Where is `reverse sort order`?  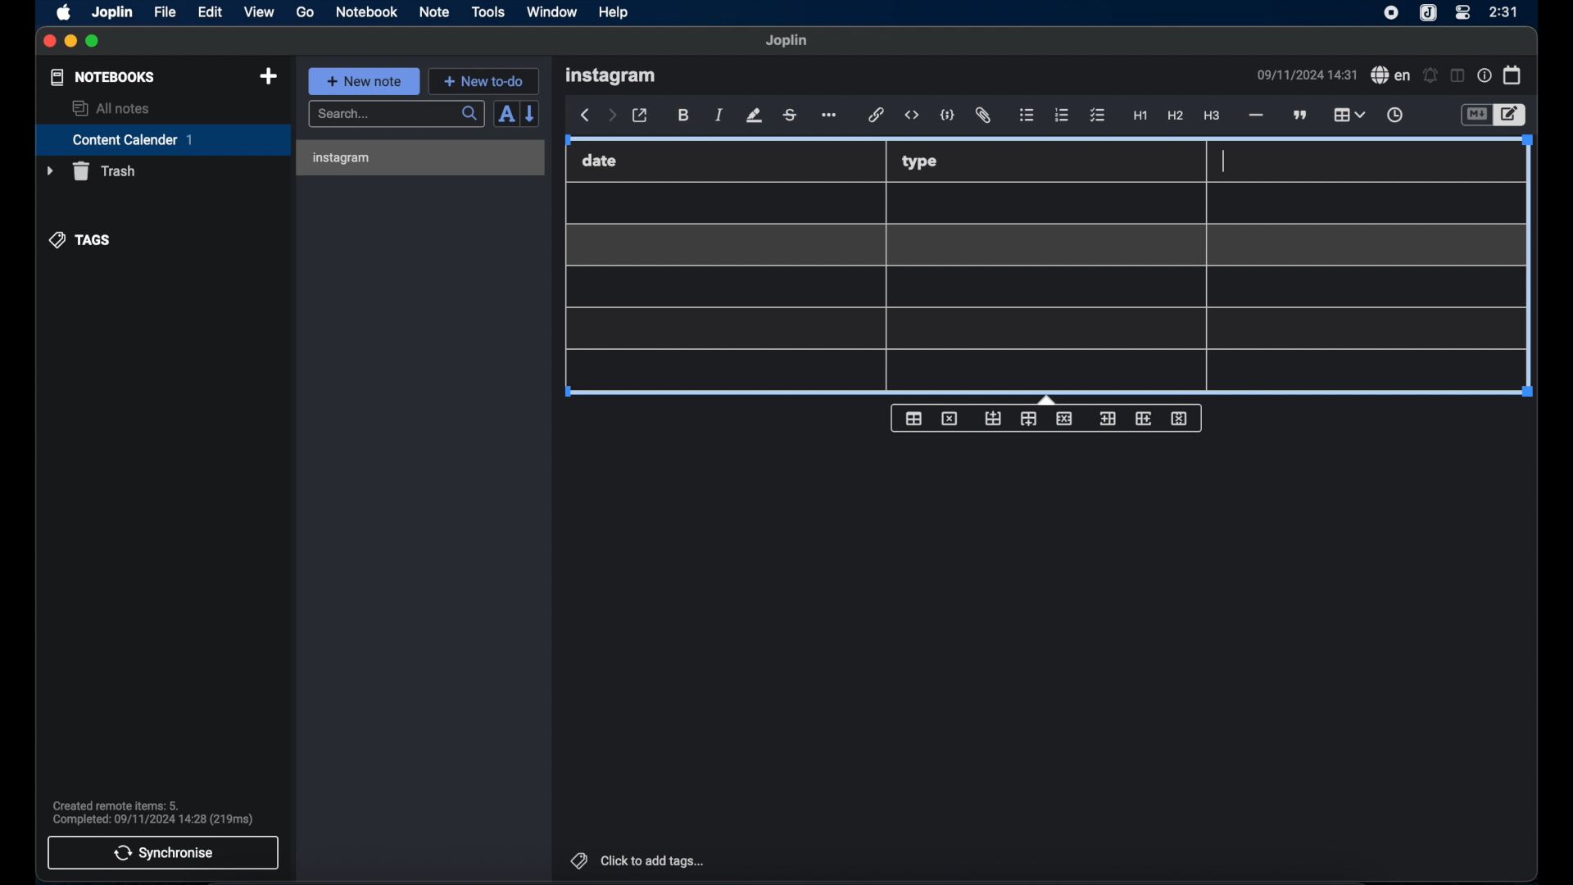 reverse sort order is located at coordinates (531, 114).